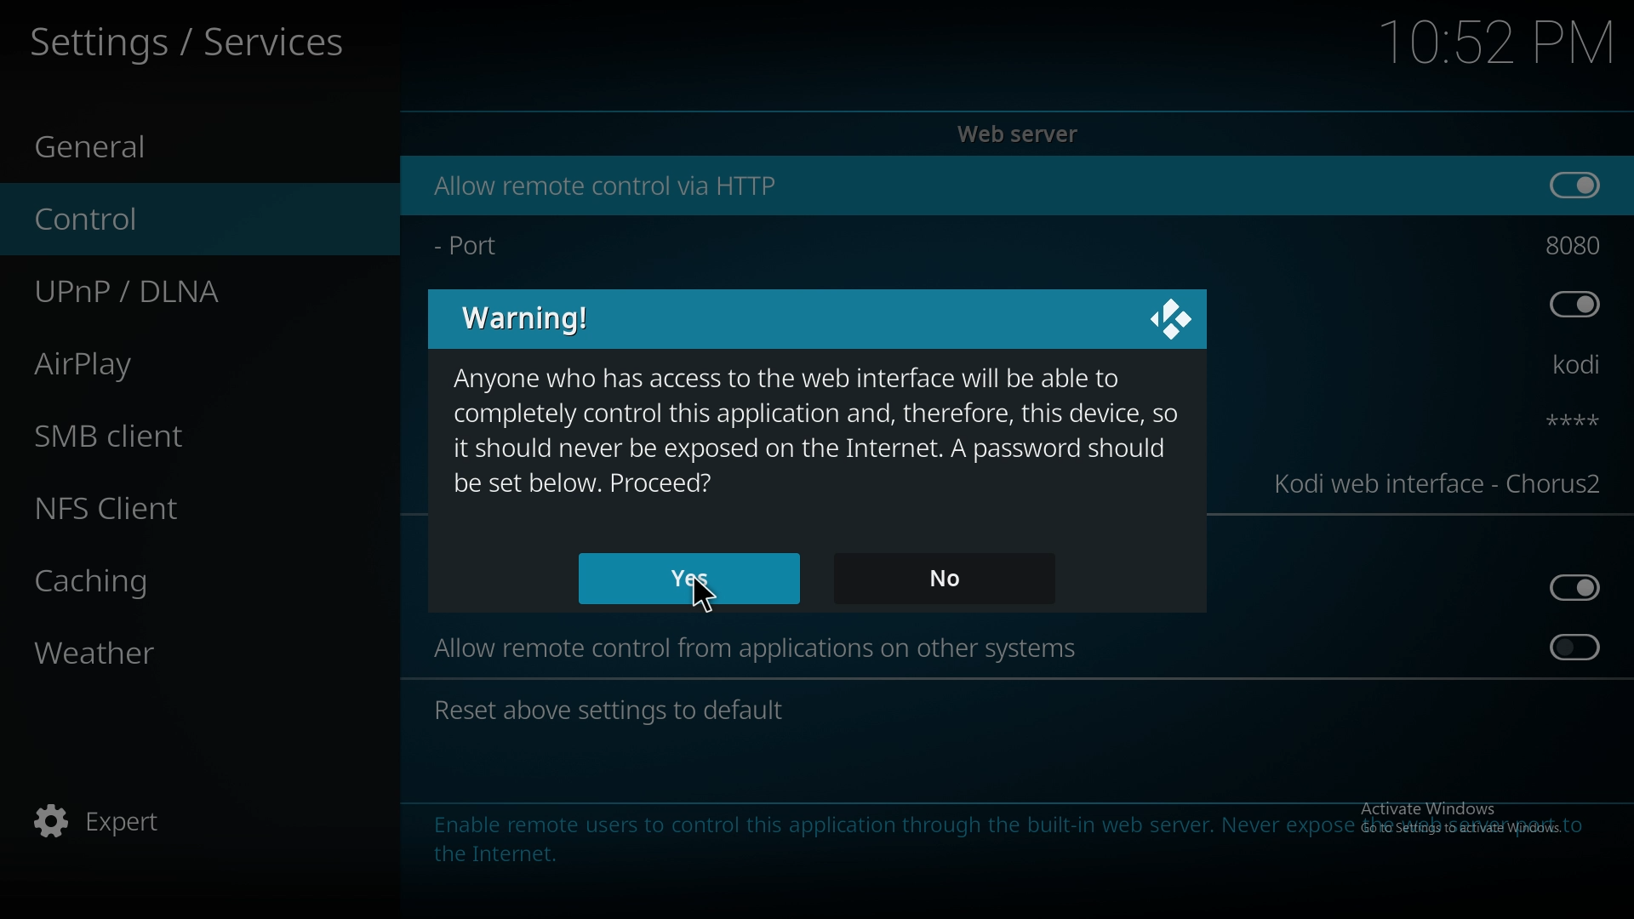  I want to click on expert, so click(174, 818).